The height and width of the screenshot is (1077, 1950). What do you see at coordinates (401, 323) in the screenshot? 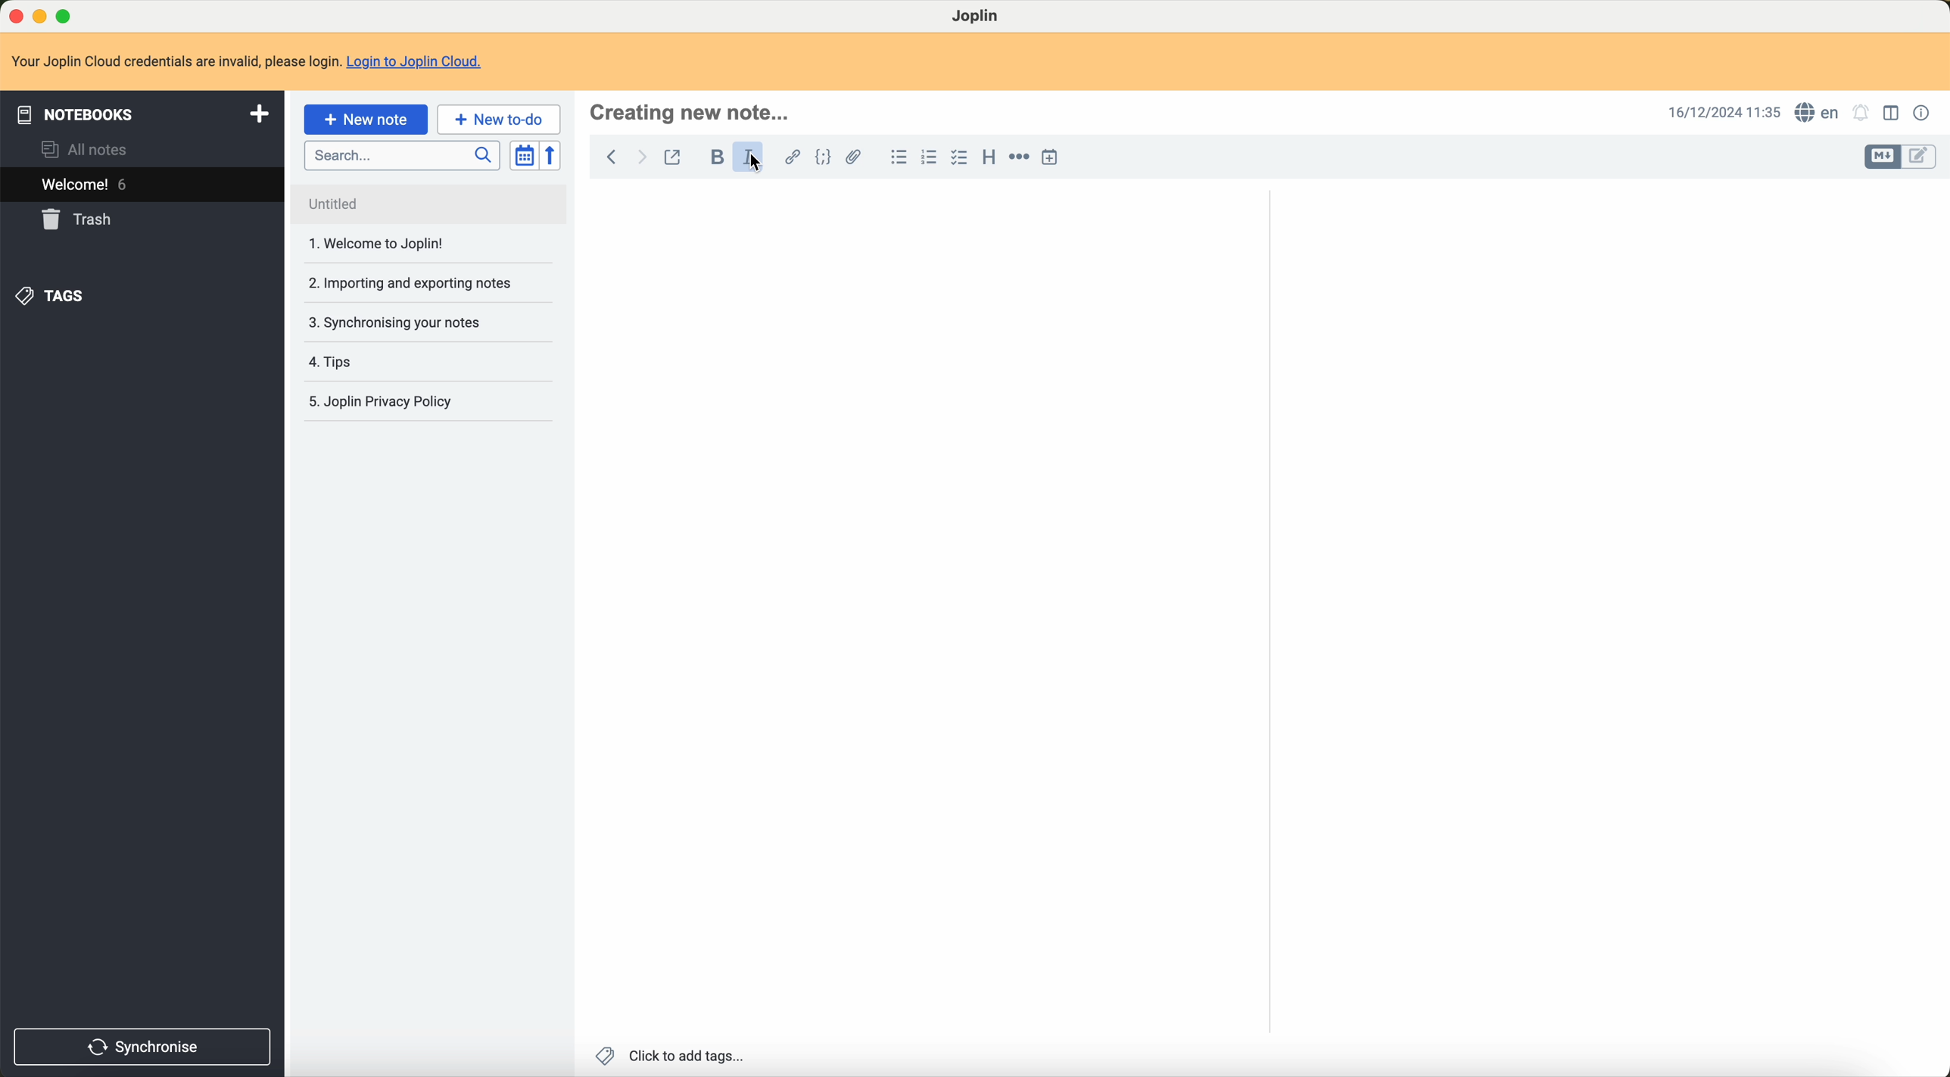
I see `3. Synchronising your notes` at bounding box center [401, 323].